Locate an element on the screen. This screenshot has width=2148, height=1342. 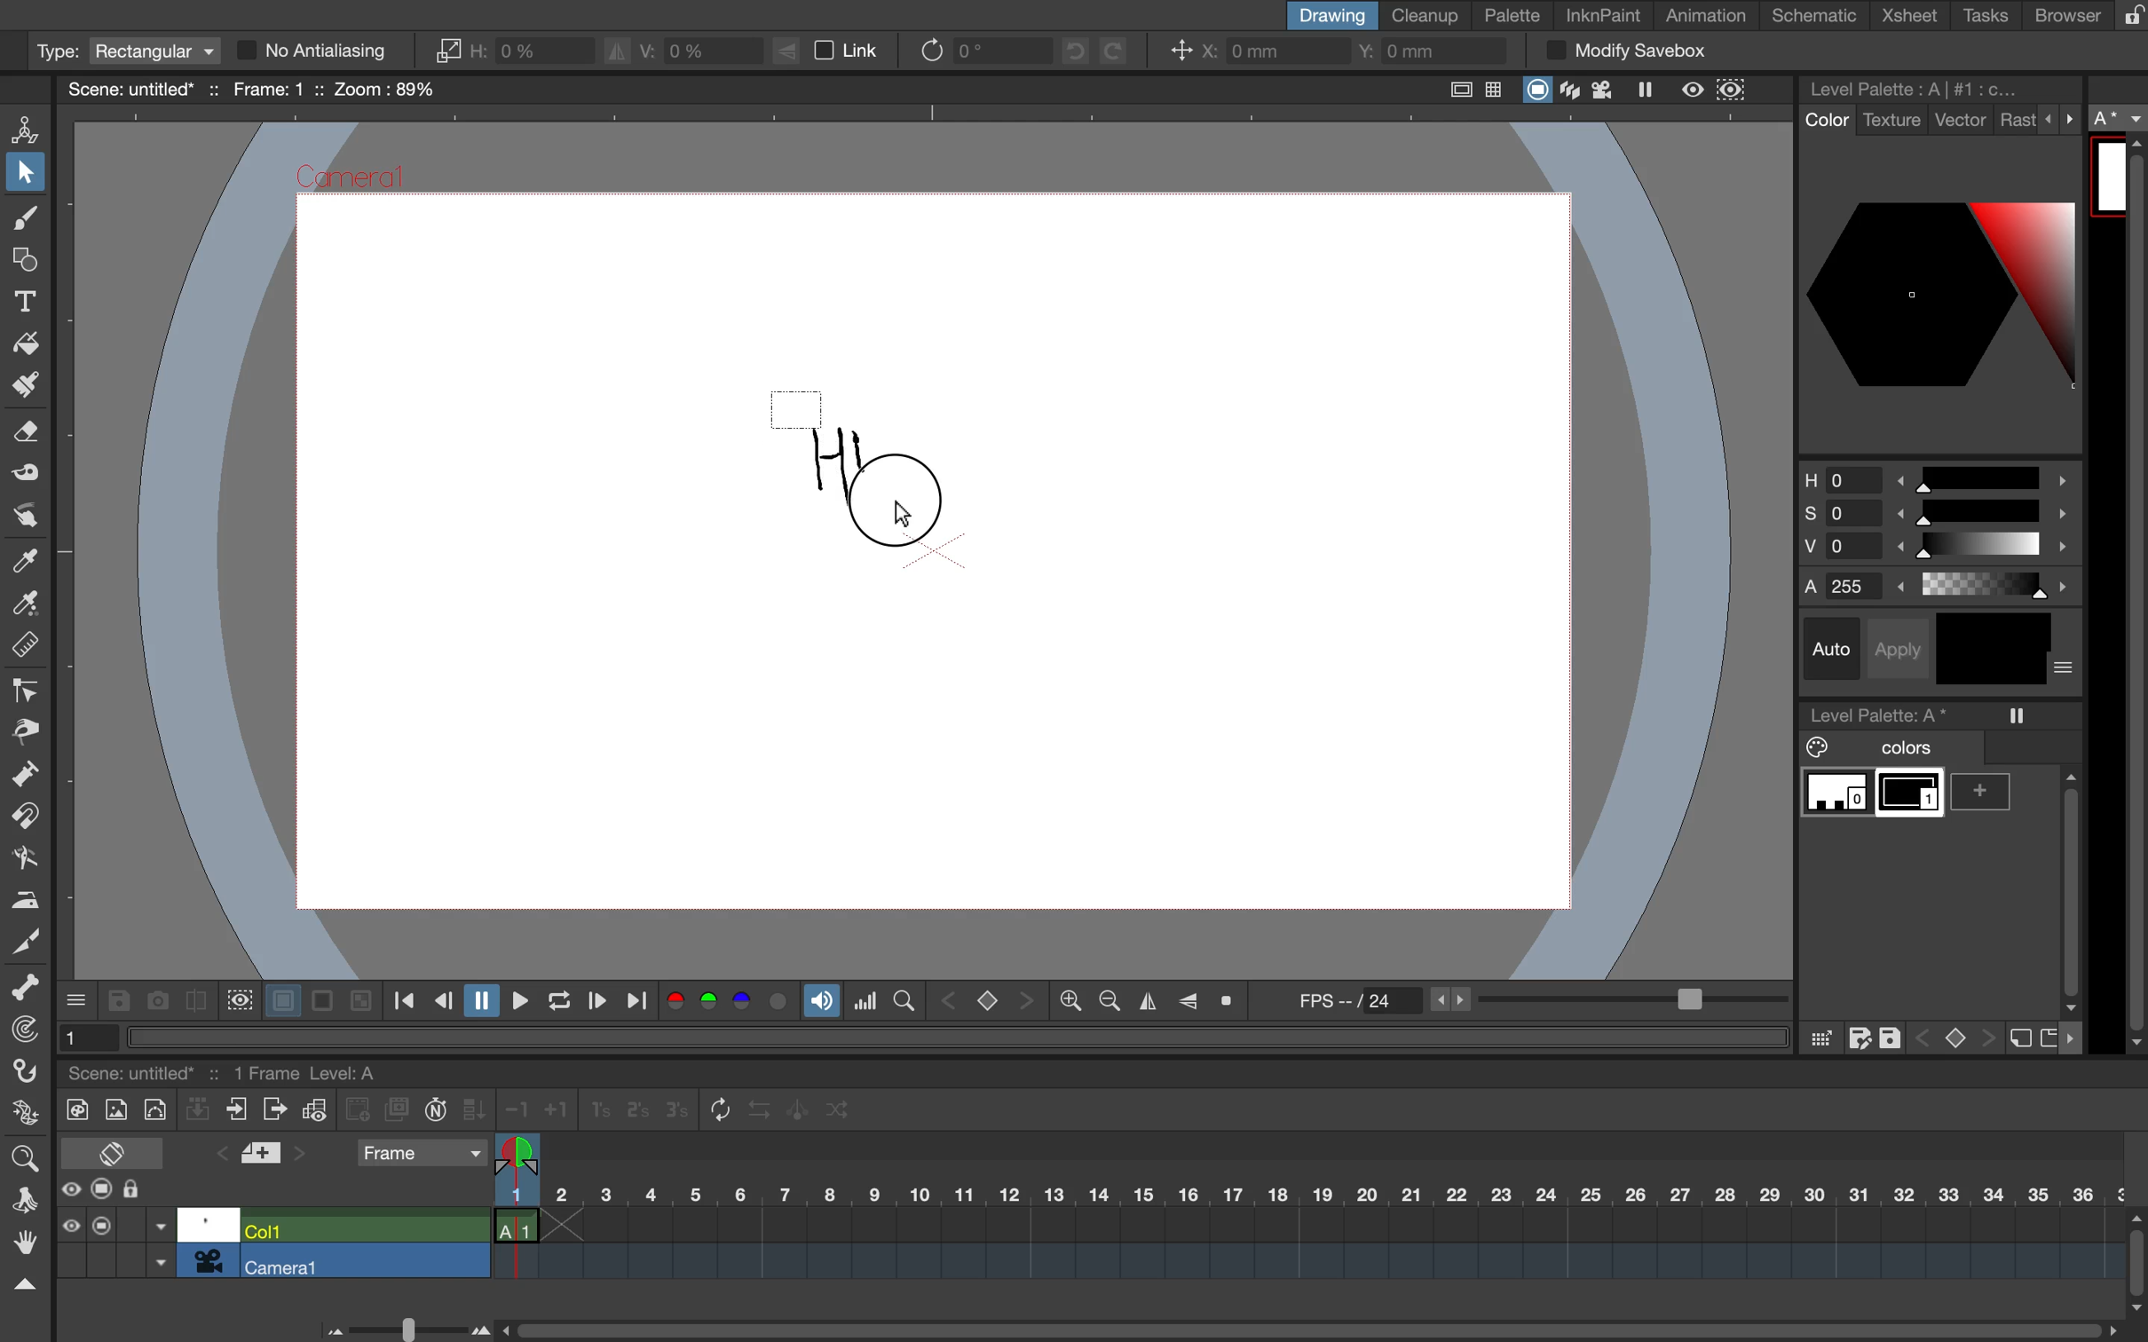
rast is located at coordinates (2017, 122).